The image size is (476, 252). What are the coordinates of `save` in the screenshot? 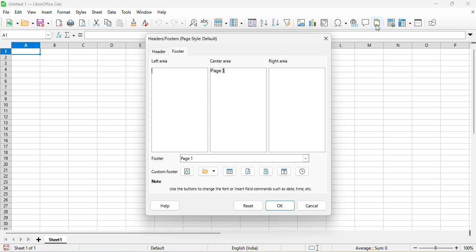 It's located at (43, 23).